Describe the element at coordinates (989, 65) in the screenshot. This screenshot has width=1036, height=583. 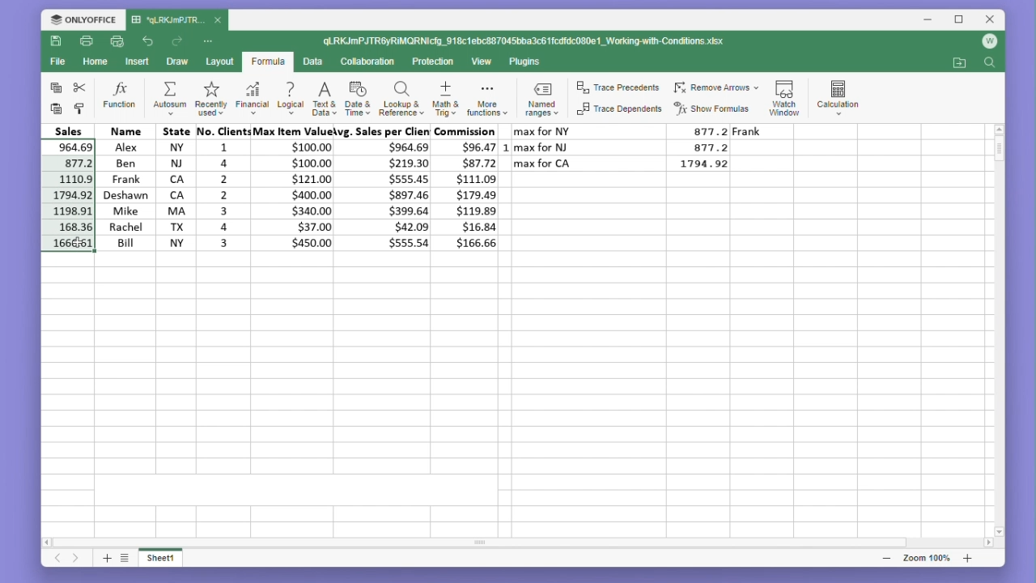
I see `Find` at that location.